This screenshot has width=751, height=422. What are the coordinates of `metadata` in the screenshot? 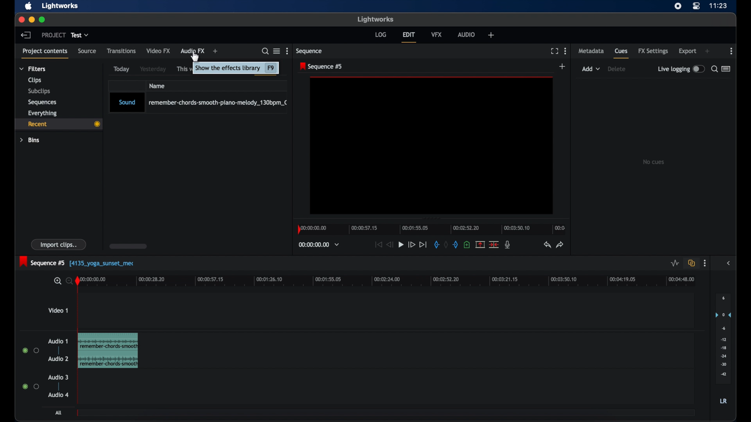 It's located at (591, 50).